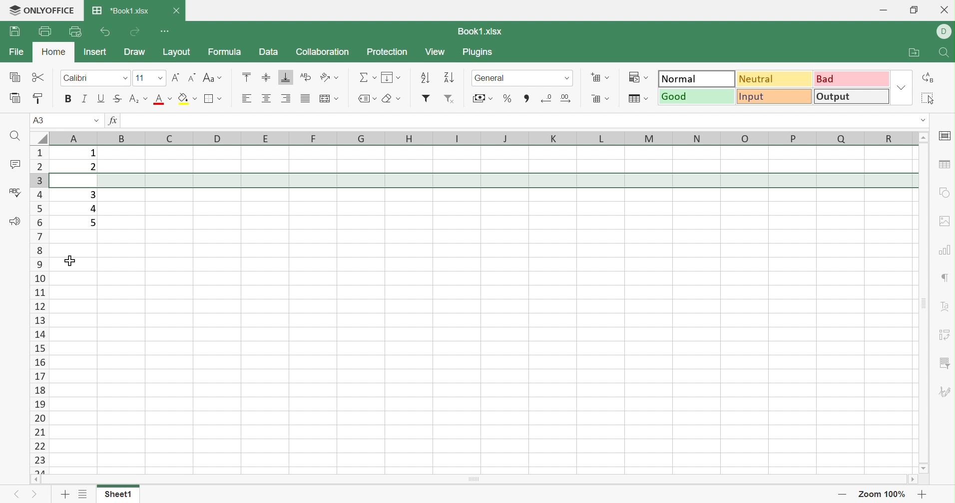 This screenshot has height=503, width=955. What do you see at coordinates (946, 52) in the screenshot?
I see `Find` at bounding box center [946, 52].